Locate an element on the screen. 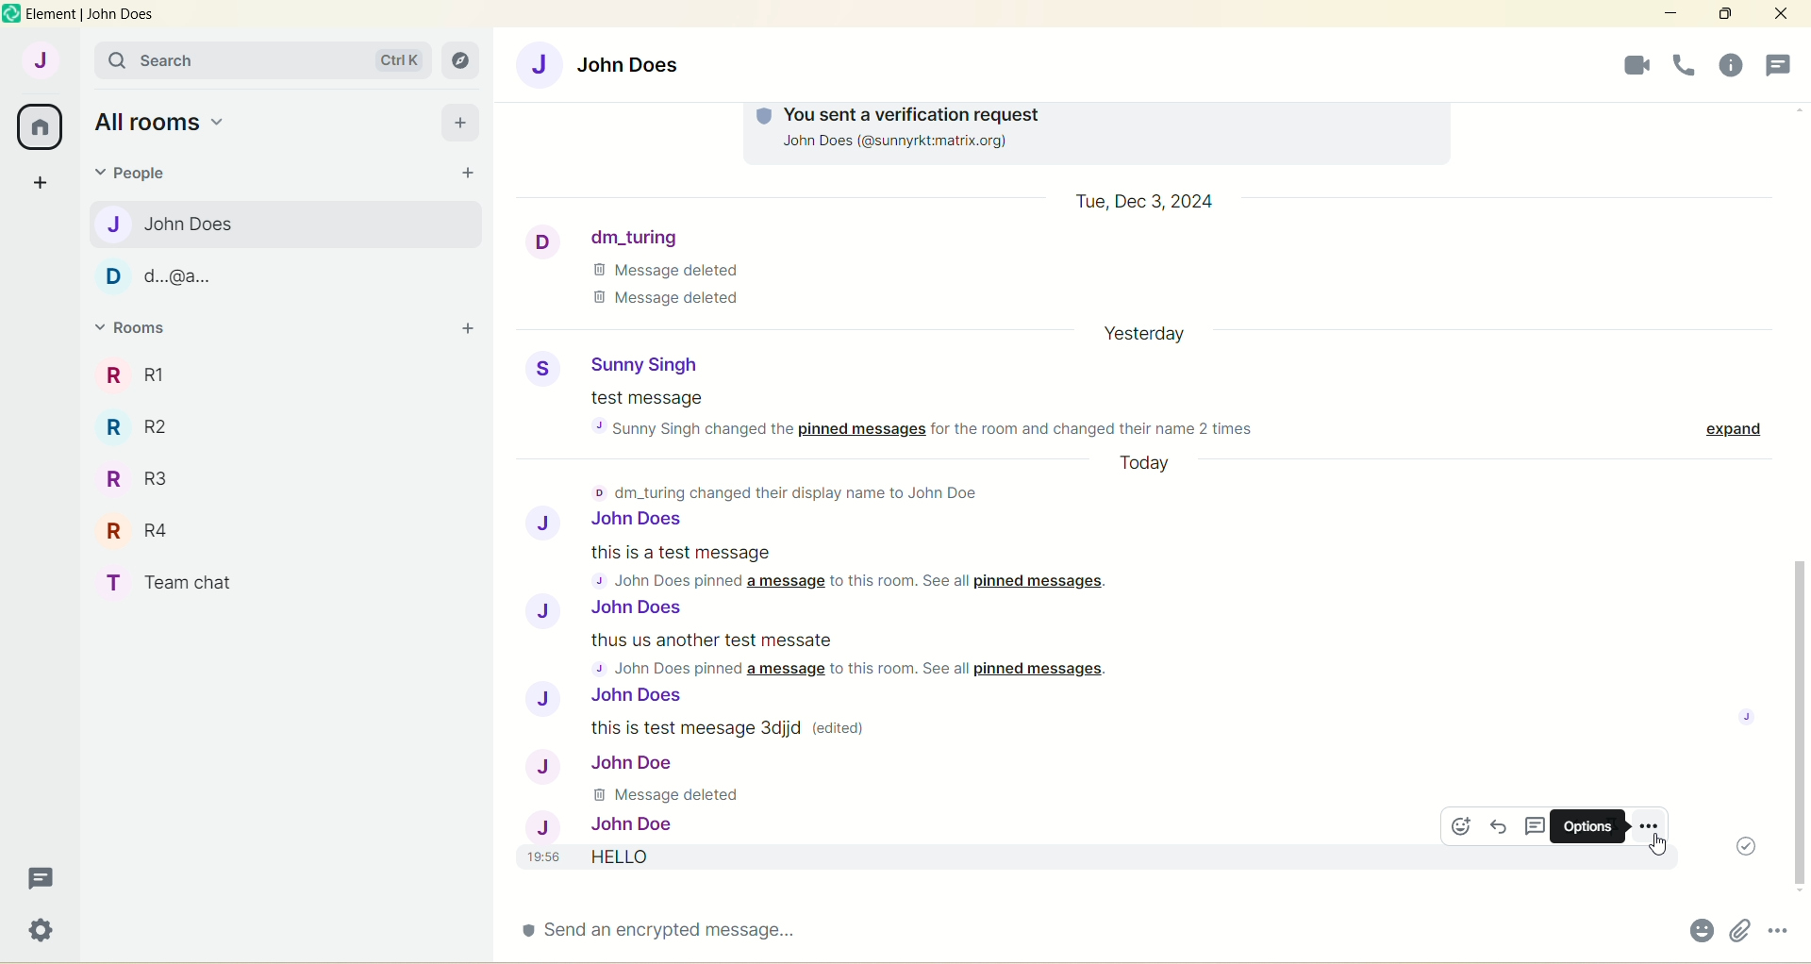 Image resolution: width=1811 pixels, height=964 pixels. emoji is located at coordinates (1696, 930).